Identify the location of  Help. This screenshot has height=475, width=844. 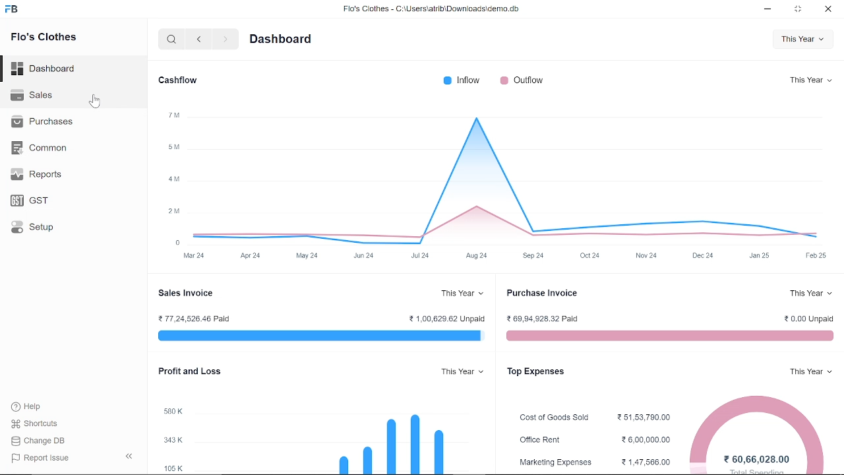
(26, 406).